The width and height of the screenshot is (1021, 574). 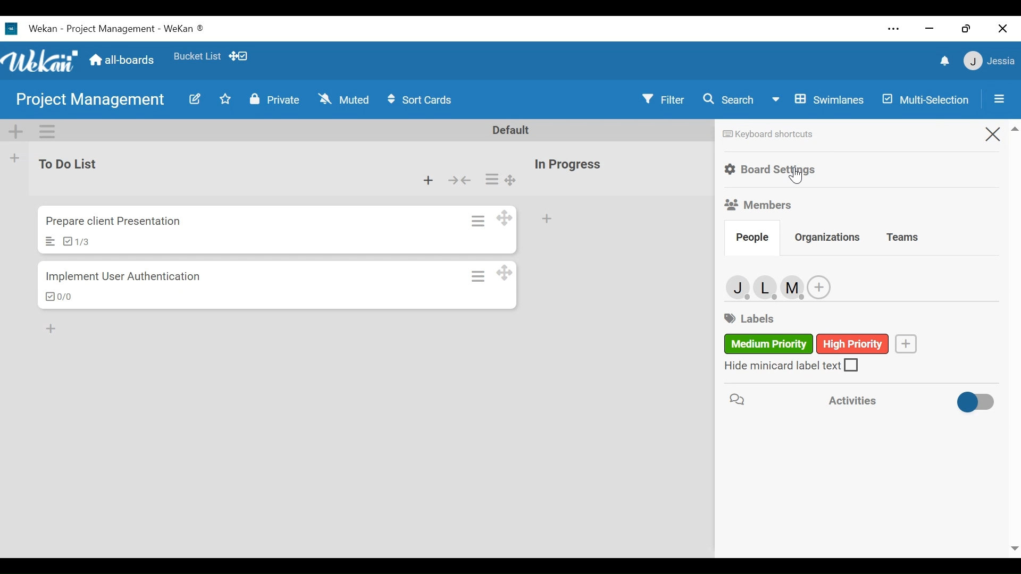 What do you see at coordinates (197, 57) in the screenshot?
I see `Favorite` at bounding box center [197, 57].